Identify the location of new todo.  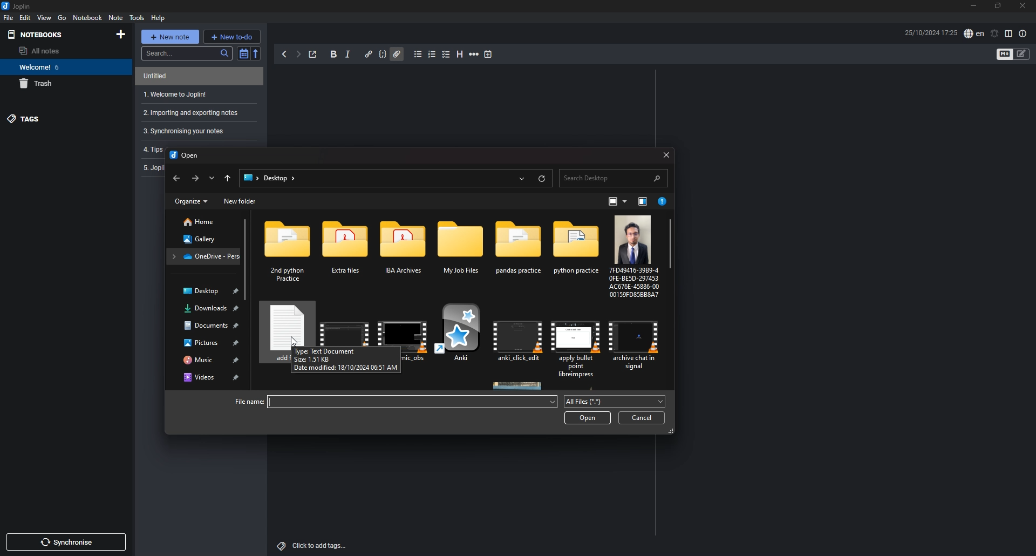
(231, 36).